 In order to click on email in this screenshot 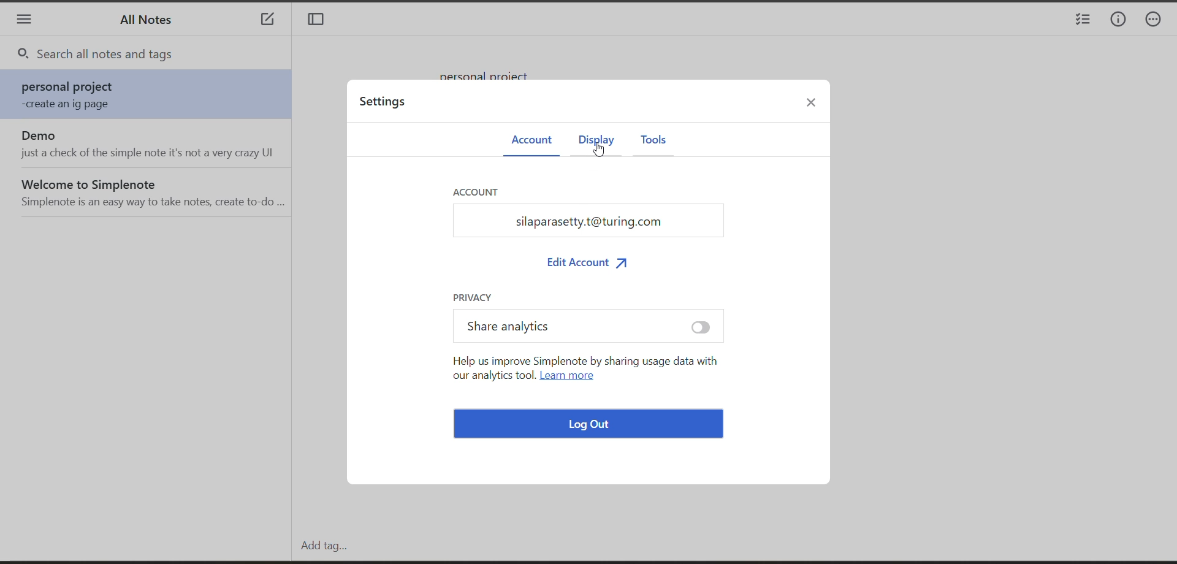, I will do `click(592, 222)`.